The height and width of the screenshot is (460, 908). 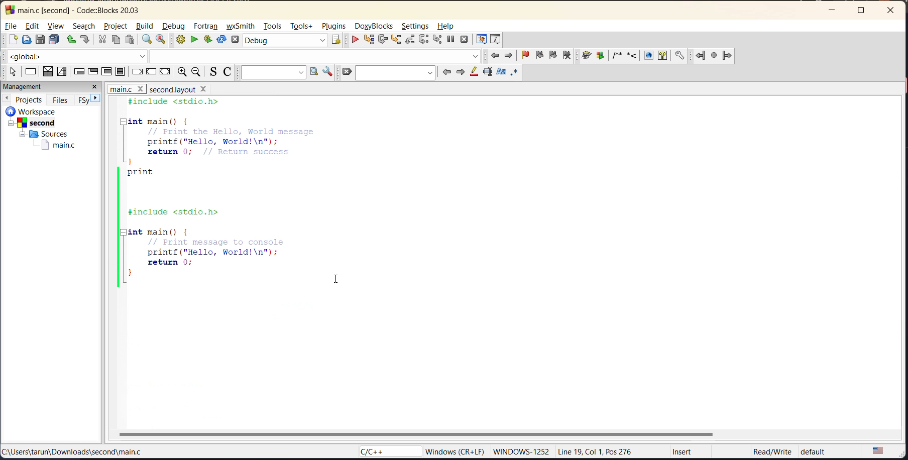 I want to click on wxsmith, so click(x=240, y=26).